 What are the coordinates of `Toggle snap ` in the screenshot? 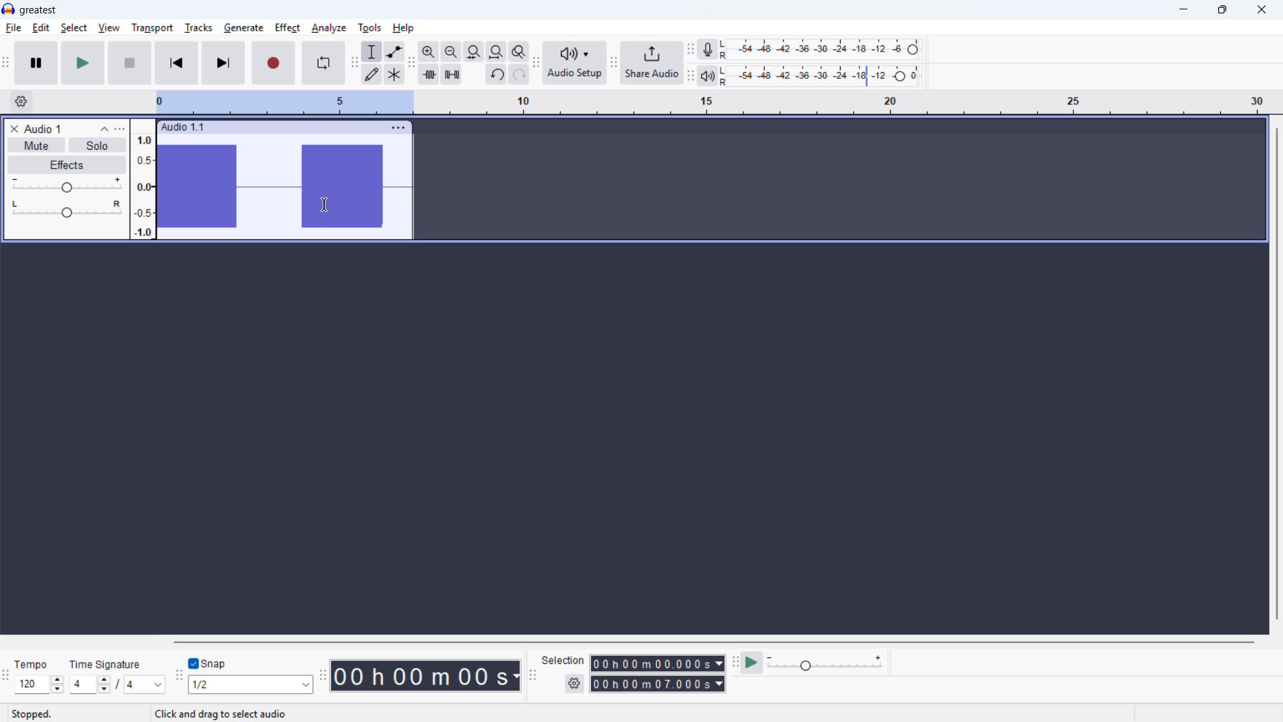 It's located at (210, 663).